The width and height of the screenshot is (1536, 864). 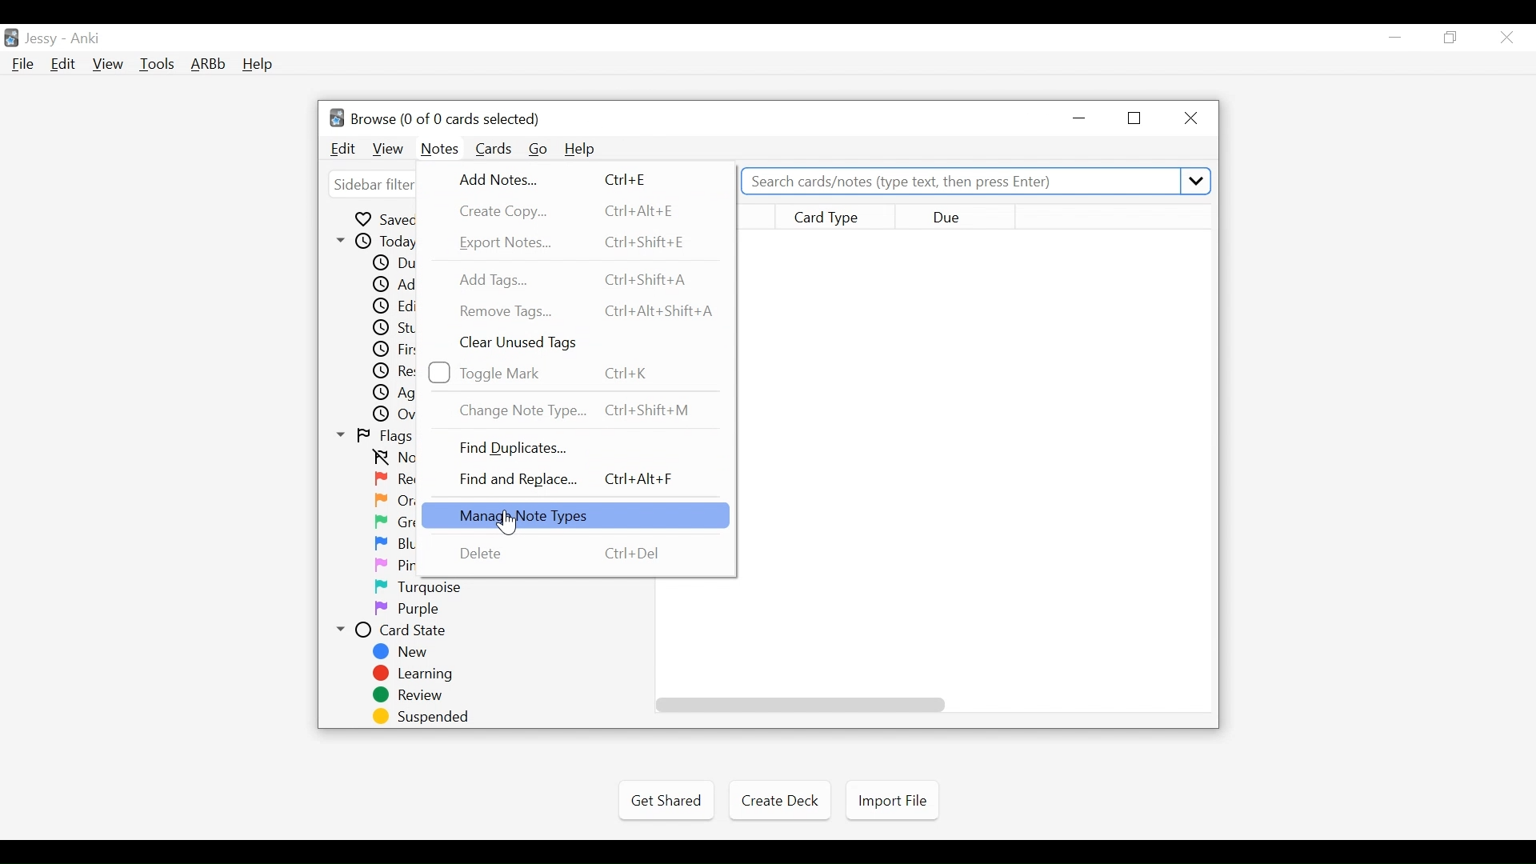 What do you see at coordinates (391, 327) in the screenshot?
I see `Studied` at bounding box center [391, 327].